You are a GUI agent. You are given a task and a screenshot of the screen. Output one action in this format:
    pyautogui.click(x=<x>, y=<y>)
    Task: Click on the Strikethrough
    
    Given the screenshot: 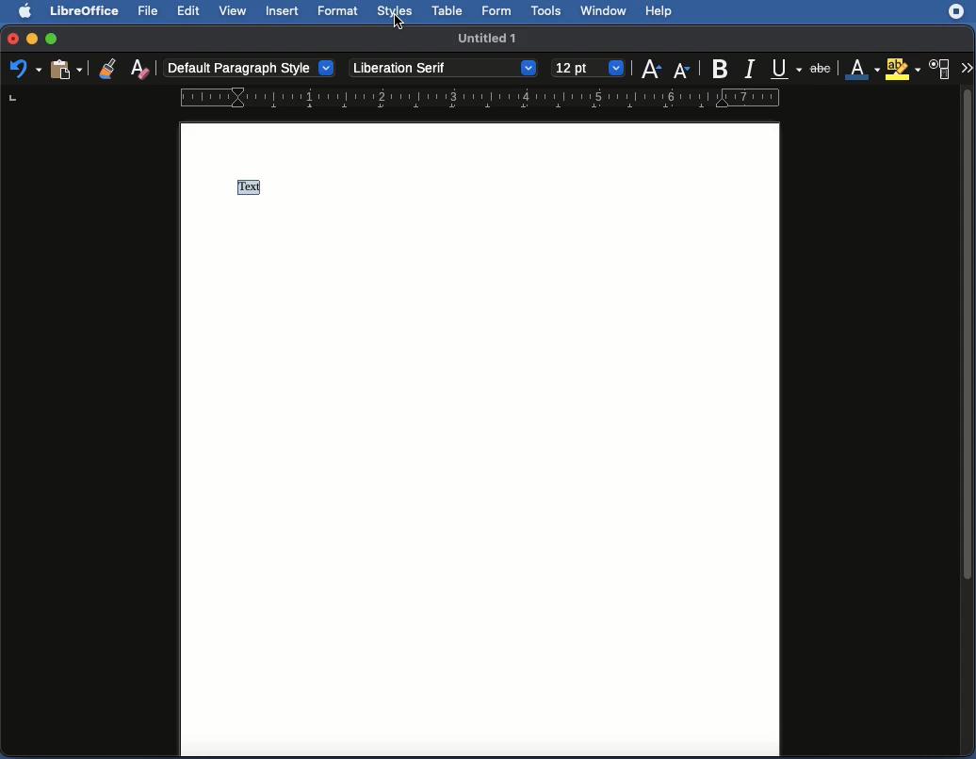 What is the action you would take?
    pyautogui.click(x=821, y=68)
    